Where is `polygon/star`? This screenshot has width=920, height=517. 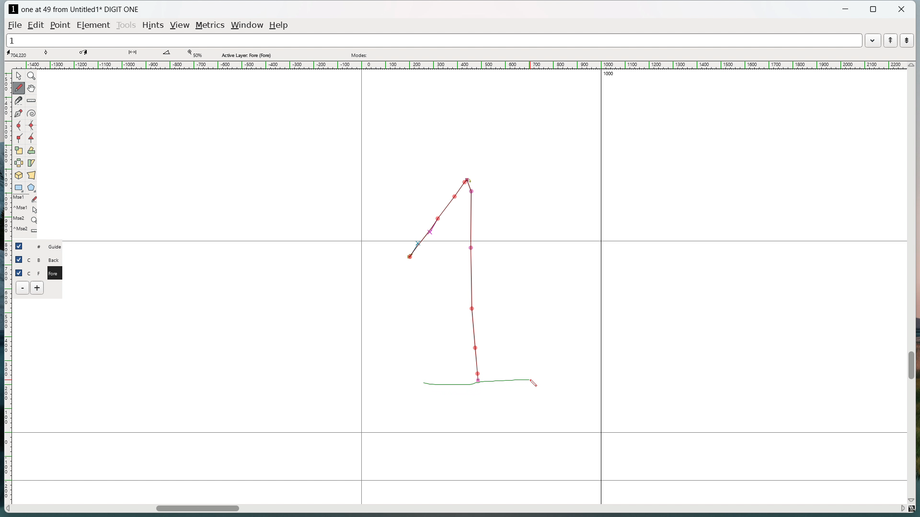 polygon/star is located at coordinates (32, 187).